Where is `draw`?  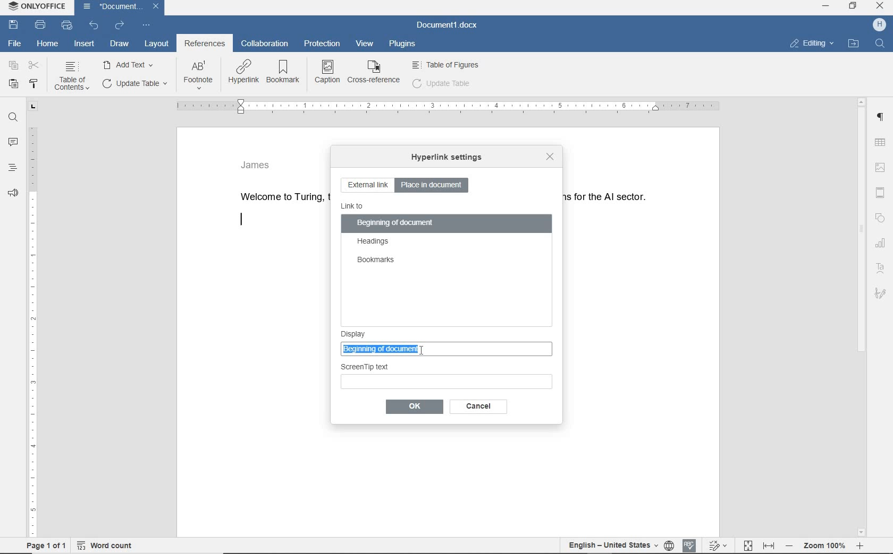
draw is located at coordinates (120, 44).